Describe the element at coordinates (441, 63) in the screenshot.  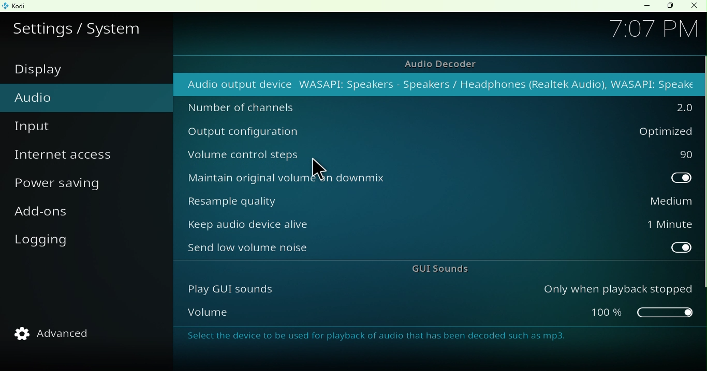
I see `Aidio decoder` at that location.